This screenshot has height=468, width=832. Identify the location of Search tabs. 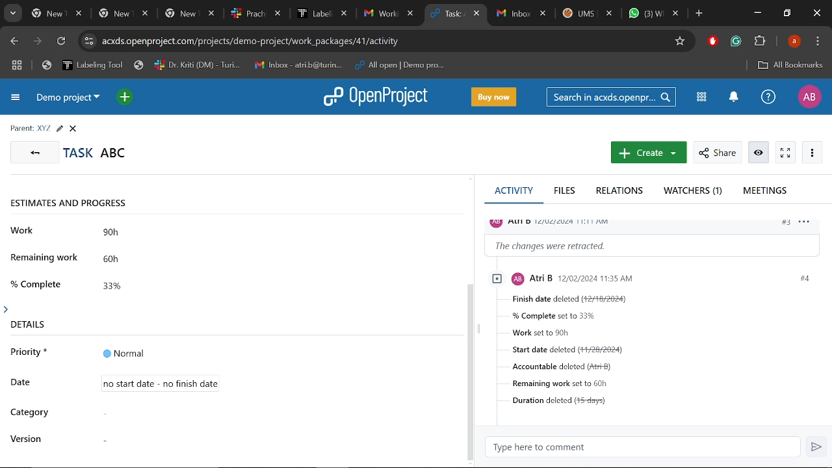
(12, 14).